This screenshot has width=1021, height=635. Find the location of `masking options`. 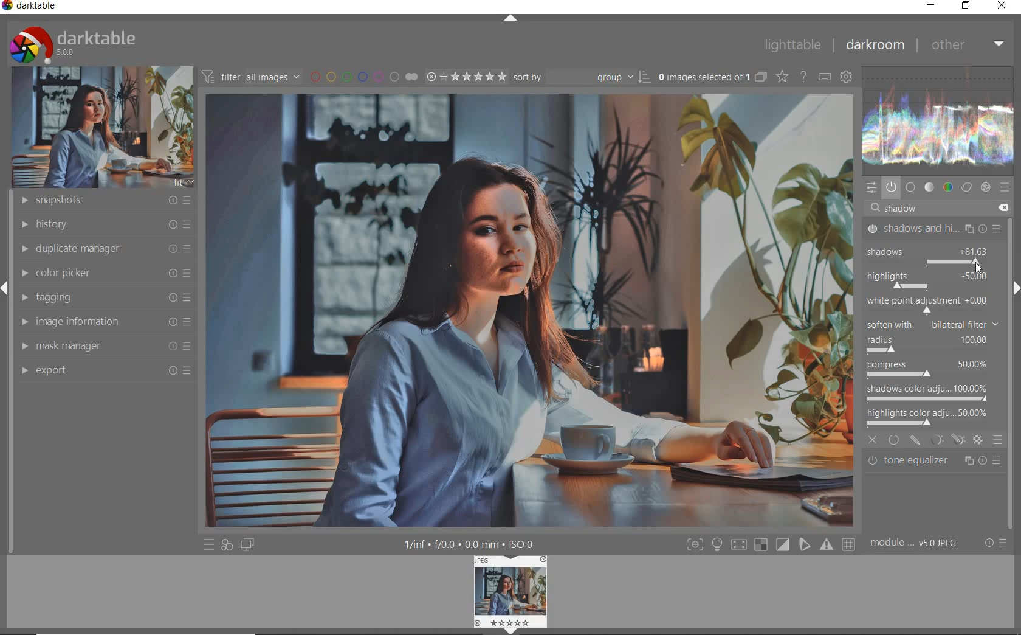

masking options is located at coordinates (947, 440).